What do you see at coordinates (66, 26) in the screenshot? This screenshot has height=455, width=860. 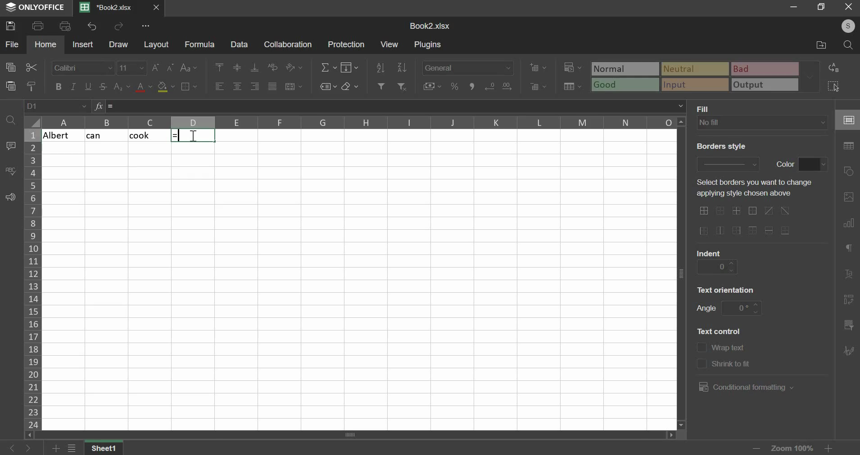 I see `print preview` at bounding box center [66, 26].